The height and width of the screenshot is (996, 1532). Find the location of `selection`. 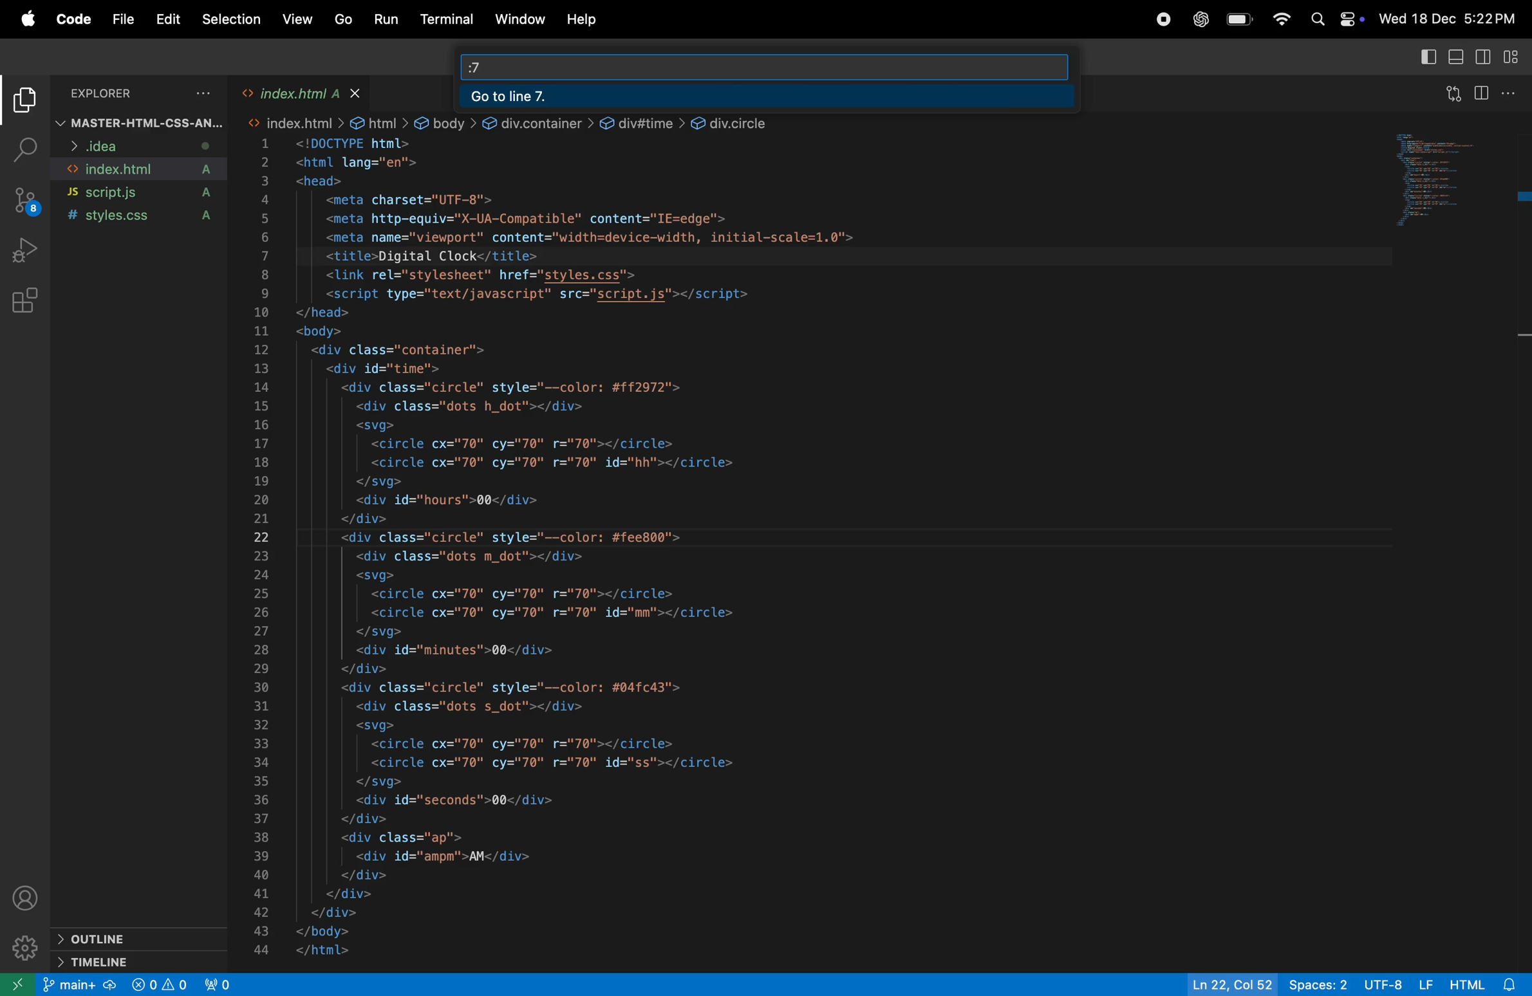

selection is located at coordinates (231, 19).